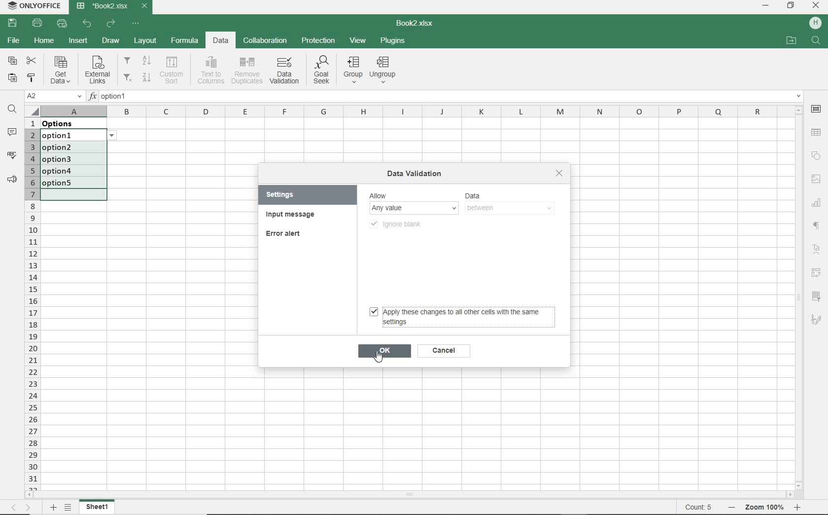  Describe the element at coordinates (385, 70) in the screenshot. I see `Ungroup` at that location.